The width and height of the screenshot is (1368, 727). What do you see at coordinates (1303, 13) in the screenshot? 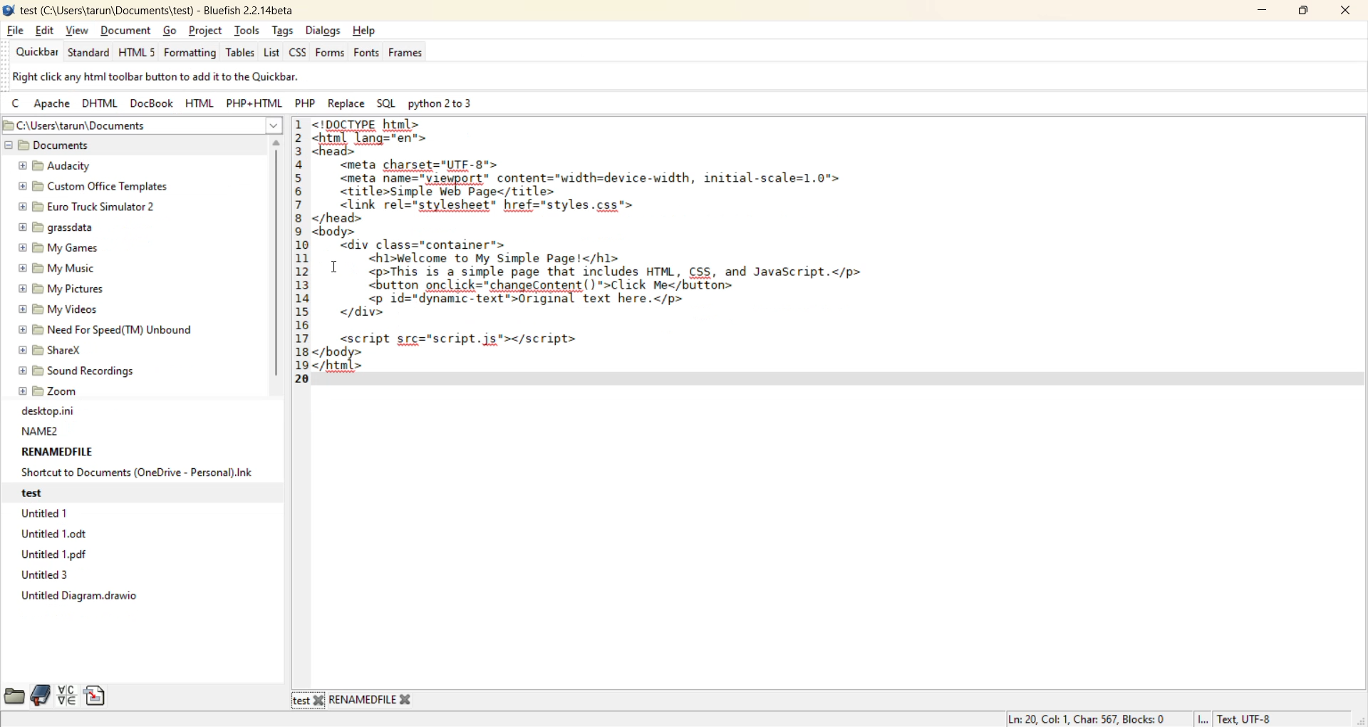
I see `maximize` at bounding box center [1303, 13].